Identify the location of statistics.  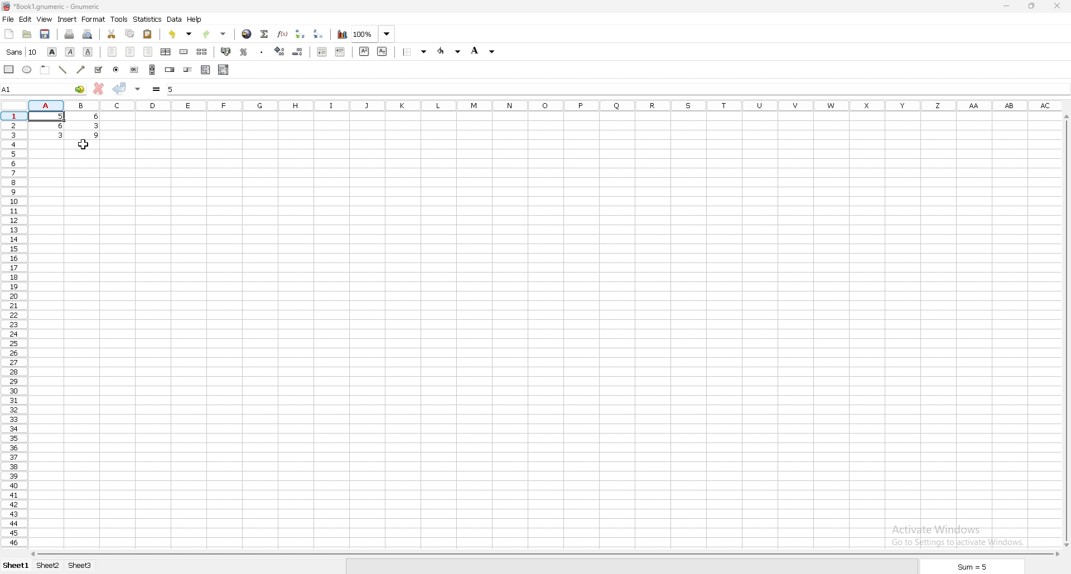
(148, 20).